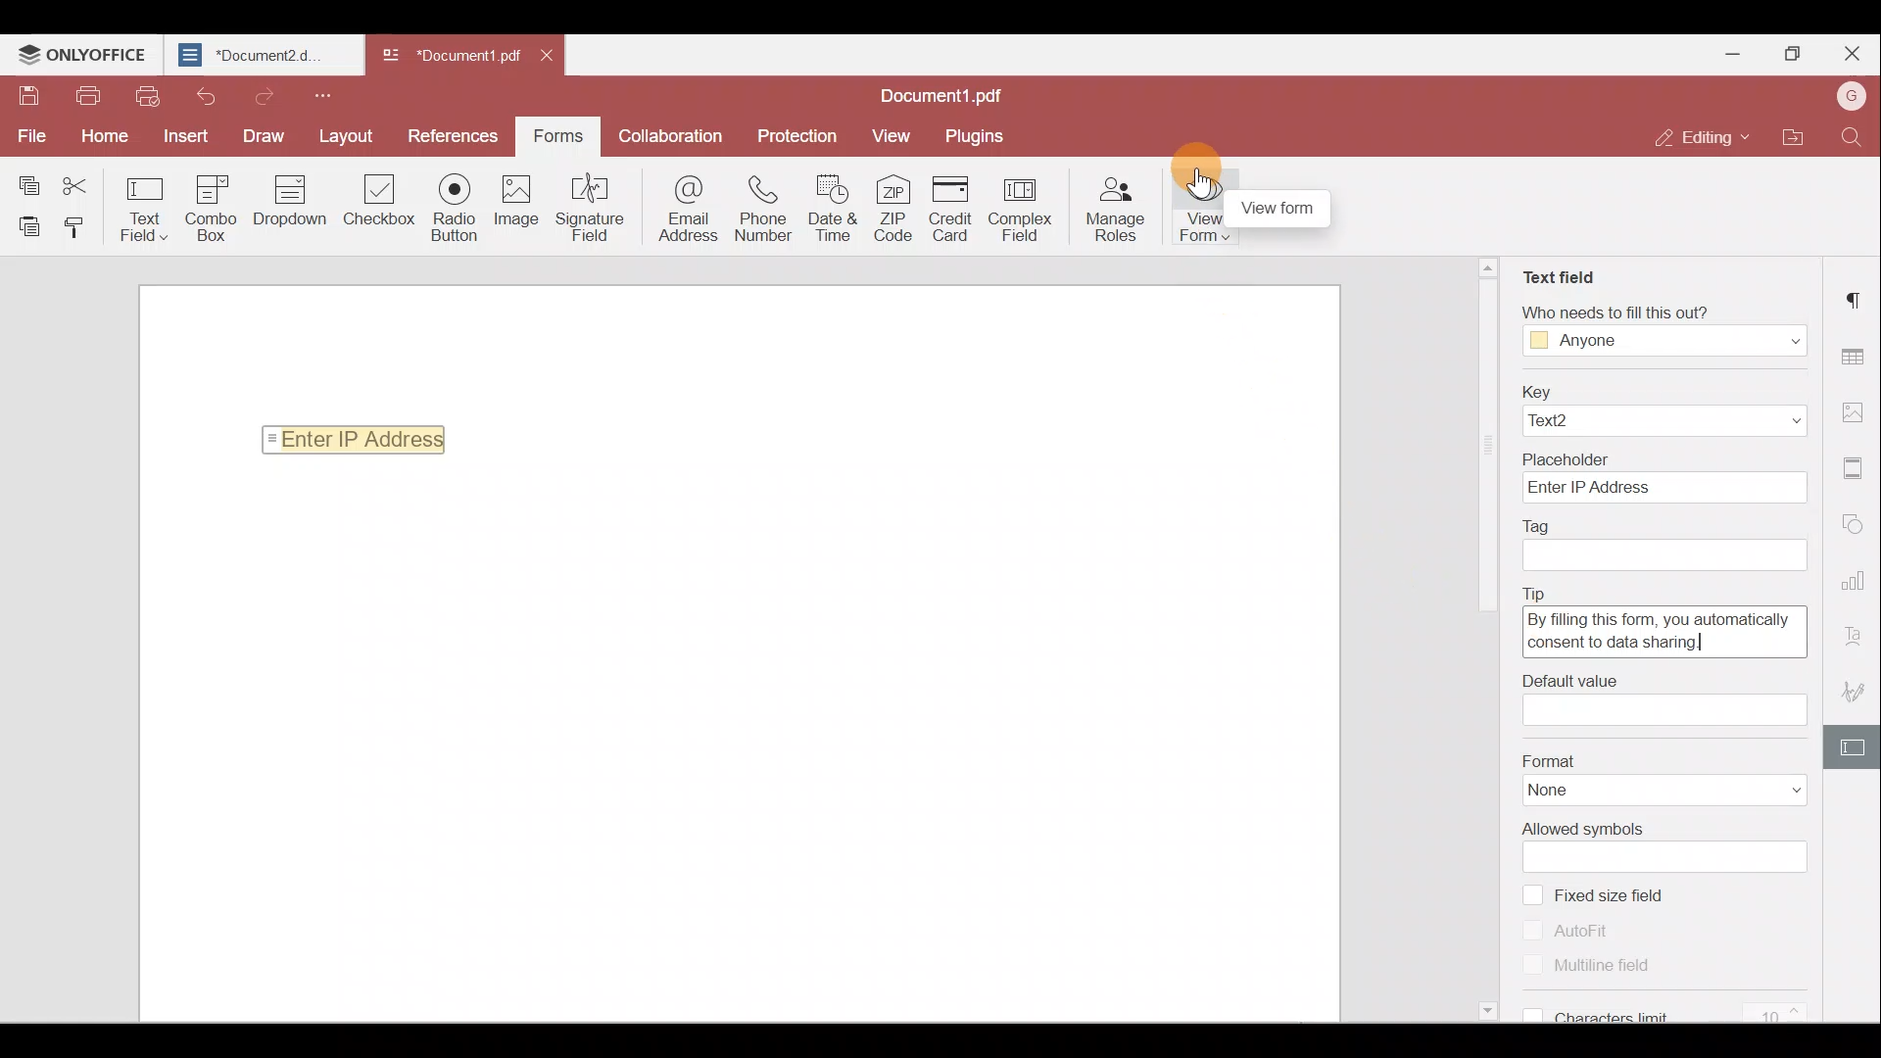  I want to click on Phone number, so click(764, 211).